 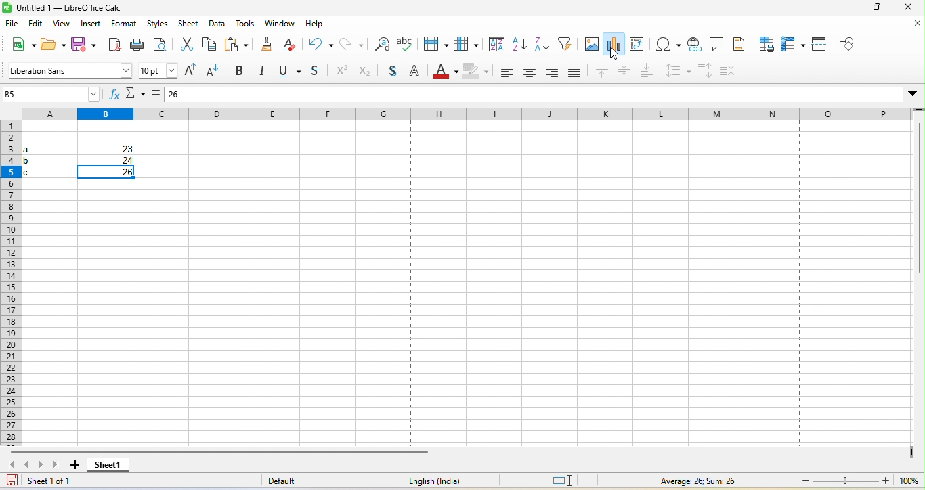 What do you see at coordinates (842, 9) in the screenshot?
I see `minimize` at bounding box center [842, 9].